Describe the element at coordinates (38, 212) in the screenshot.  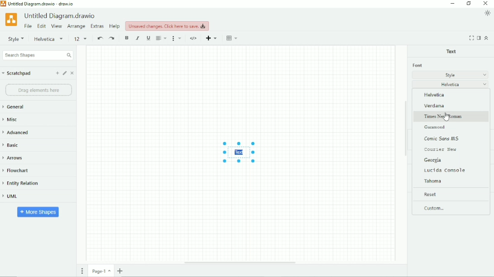
I see `More Shapes` at that location.